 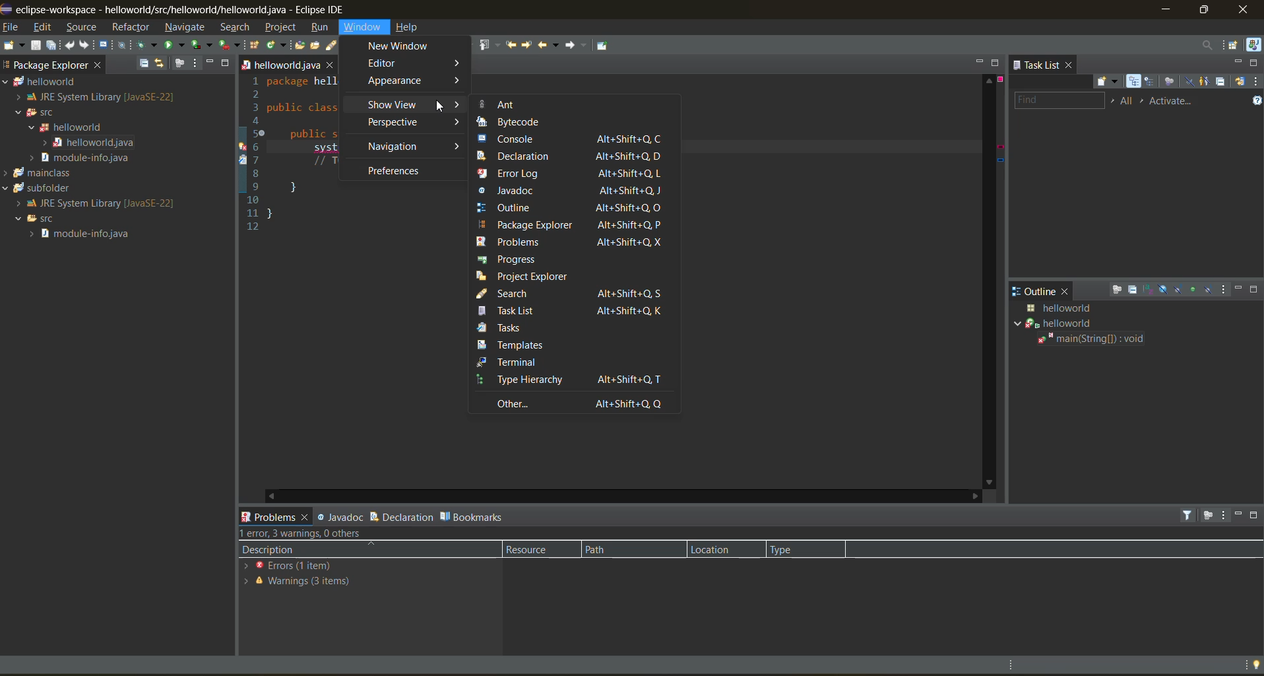 What do you see at coordinates (530, 44) in the screenshot?
I see `next edit location` at bounding box center [530, 44].